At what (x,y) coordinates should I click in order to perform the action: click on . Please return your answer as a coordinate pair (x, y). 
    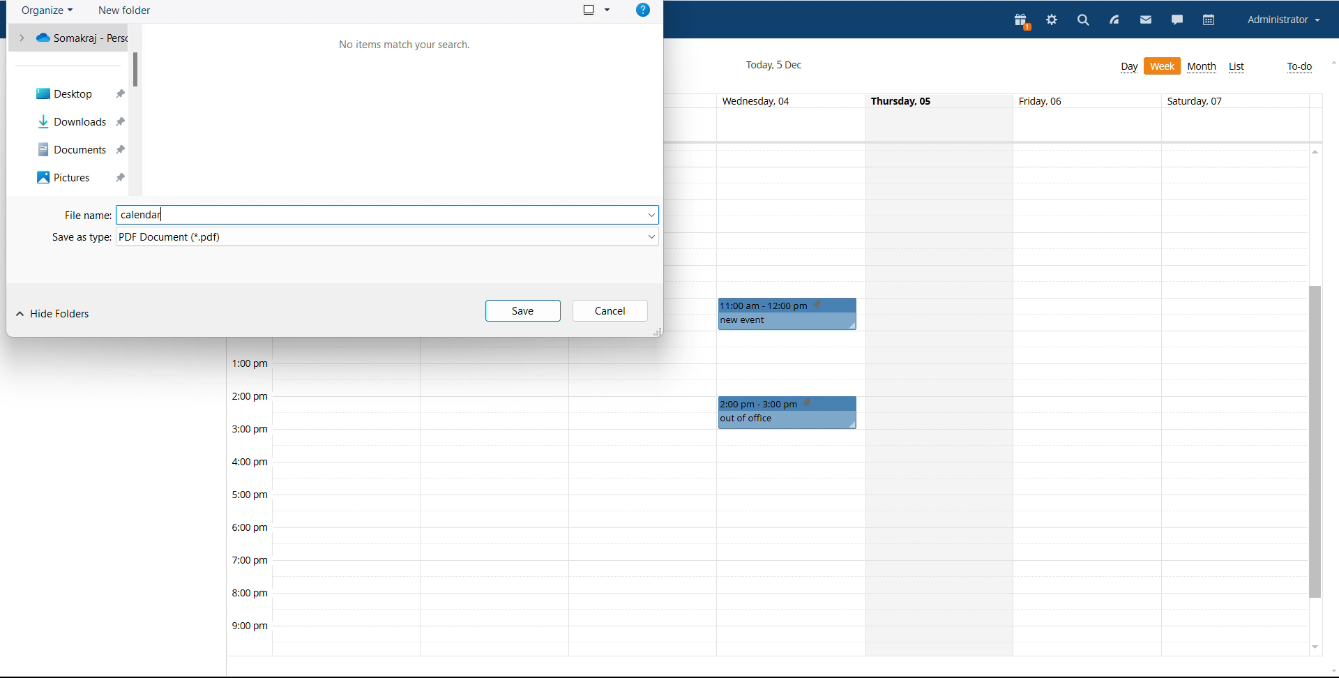
    Looking at the image, I should click on (80, 122).